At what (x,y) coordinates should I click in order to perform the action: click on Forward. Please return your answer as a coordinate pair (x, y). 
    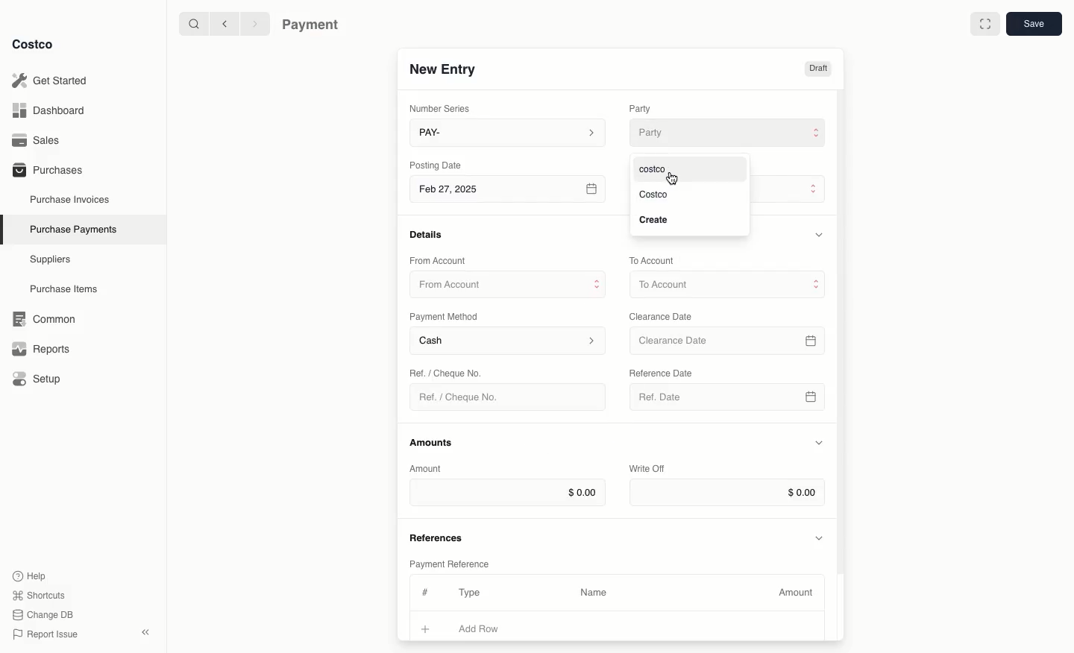
    Looking at the image, I should click on (254, 23).